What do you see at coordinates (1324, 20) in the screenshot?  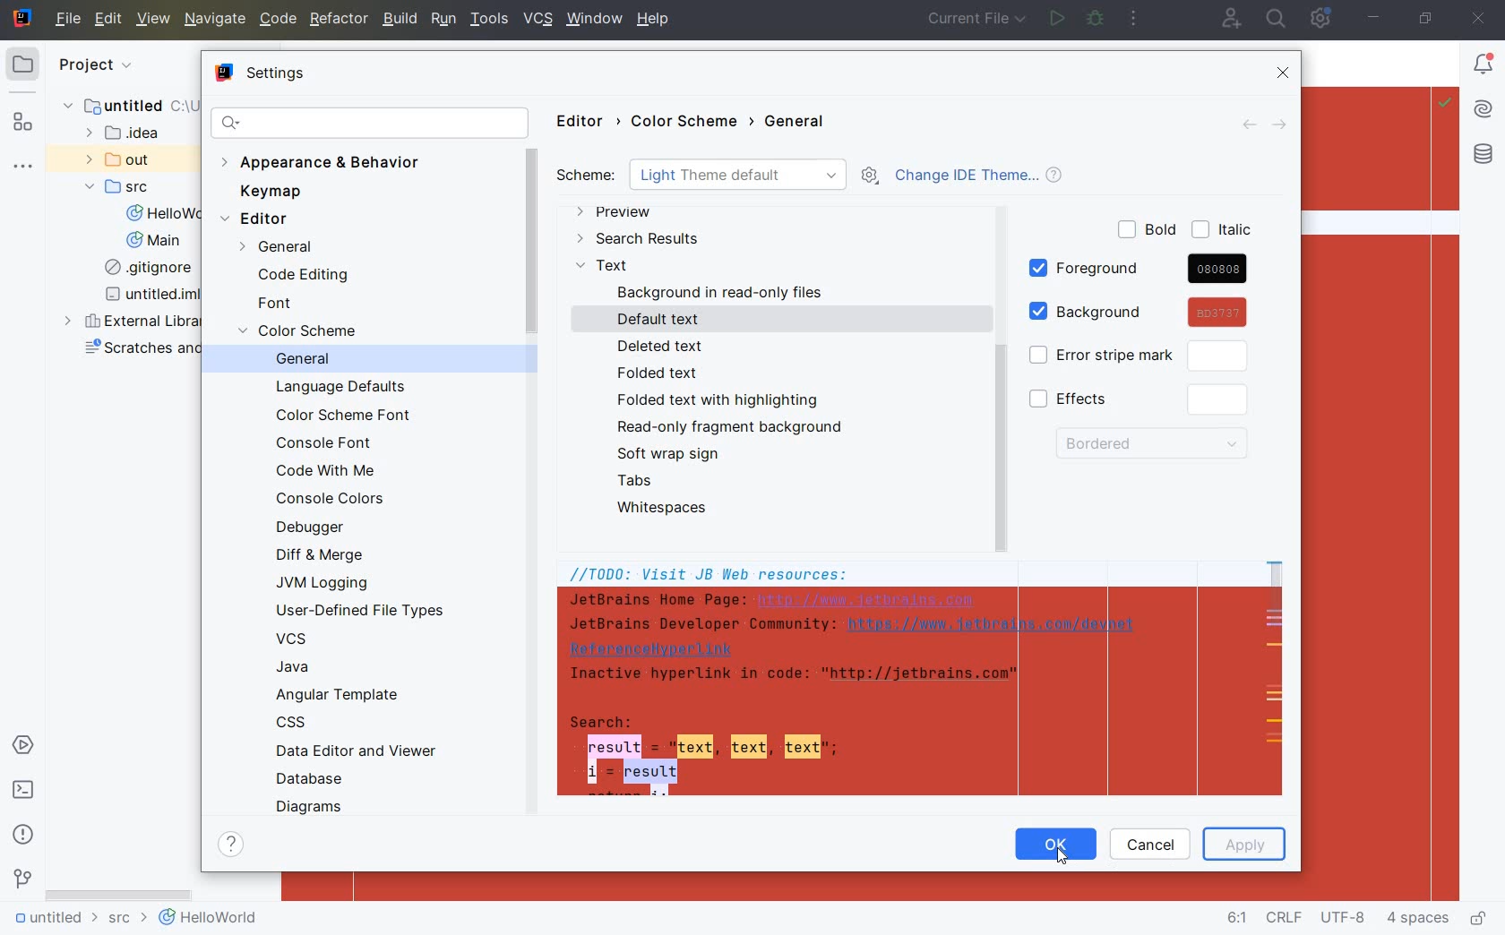 I see `IDE and Project Settings` at bounding box center [1324, 20].